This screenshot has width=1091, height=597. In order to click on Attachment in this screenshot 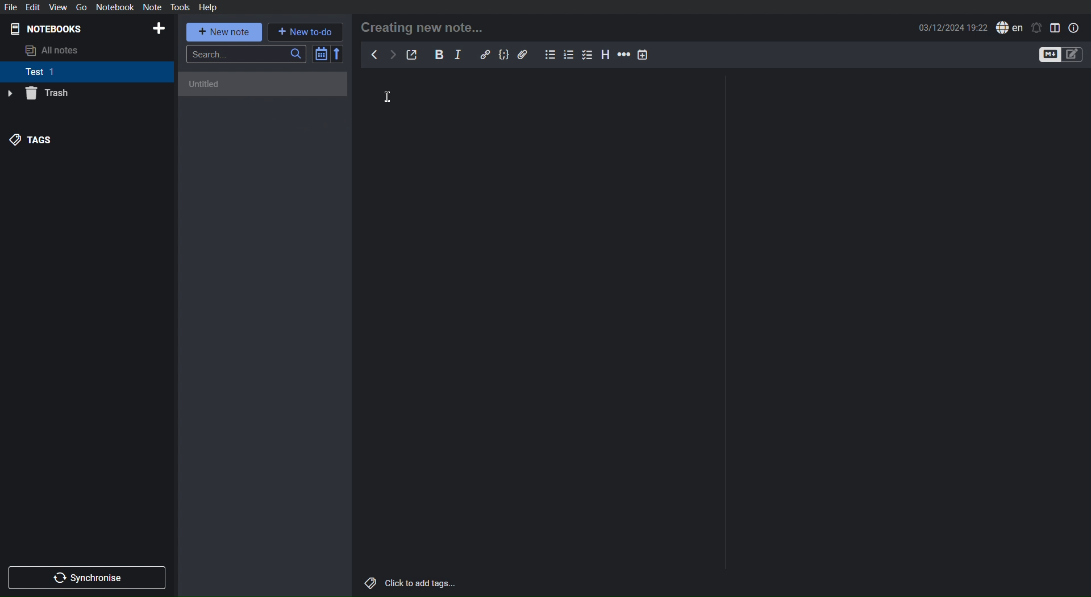, I will do `click(522, 54)`.